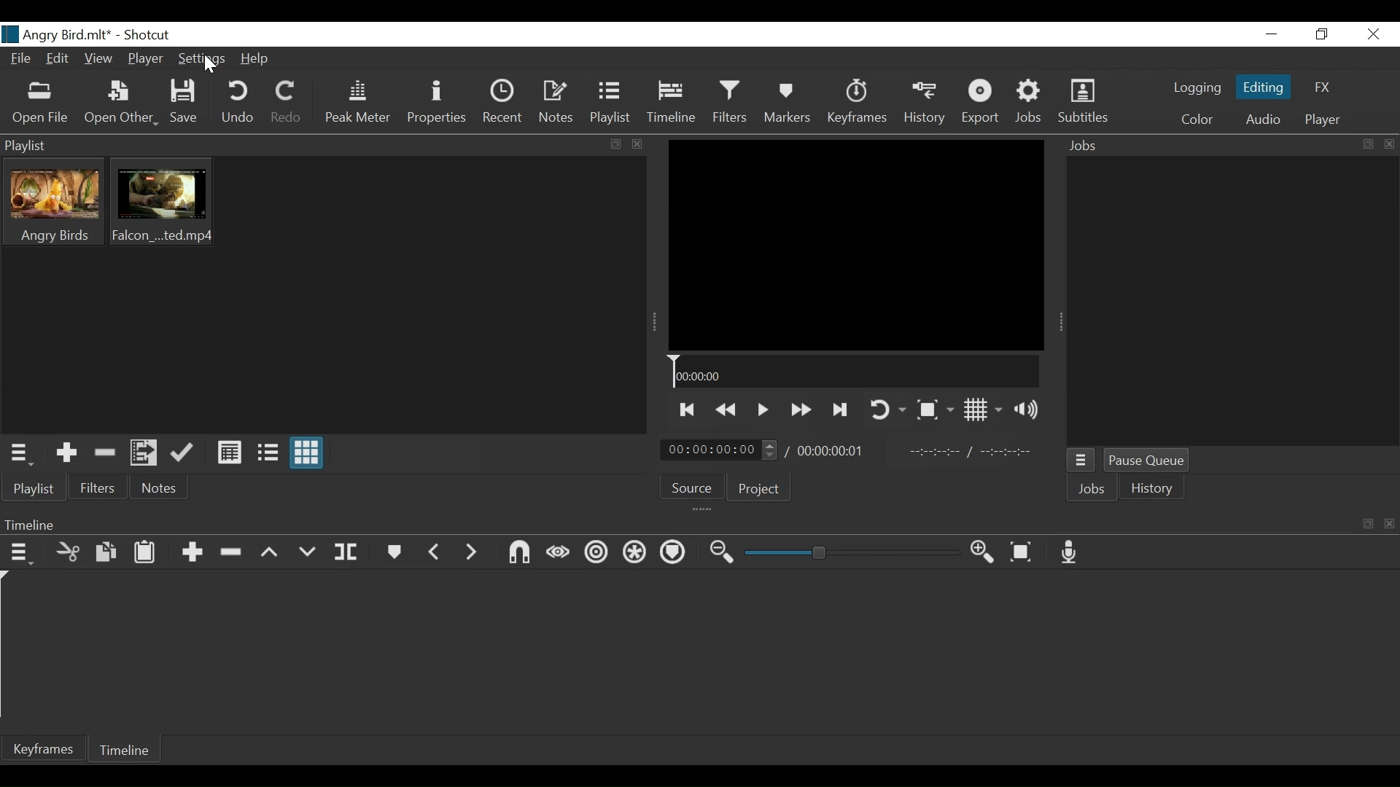 This screenshot has height=787, width=1400. Describe the element at coordinates (202, 60) in the screenshot. I see `Settings` at that location.